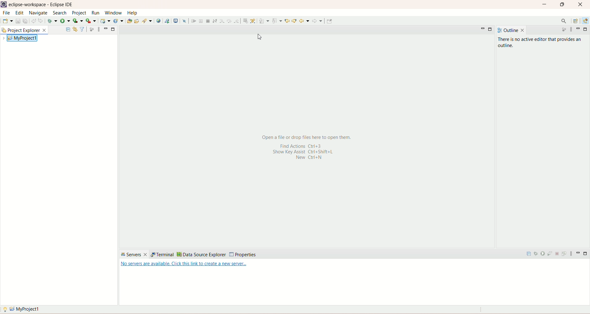  Describe the element at coordinates (529, 255) in the screenshot. I see `collapse all` at that location.